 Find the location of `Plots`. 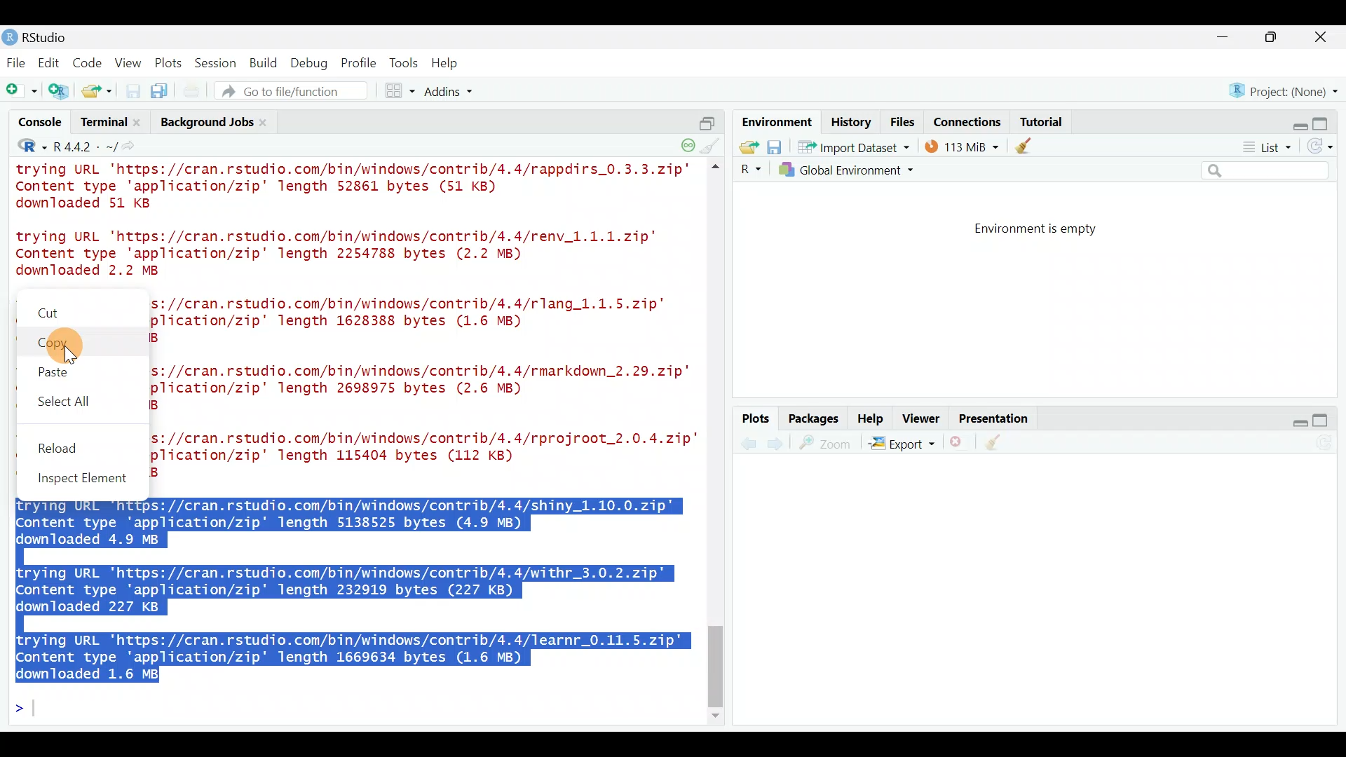

Plots is located at coordinates (756, 419).